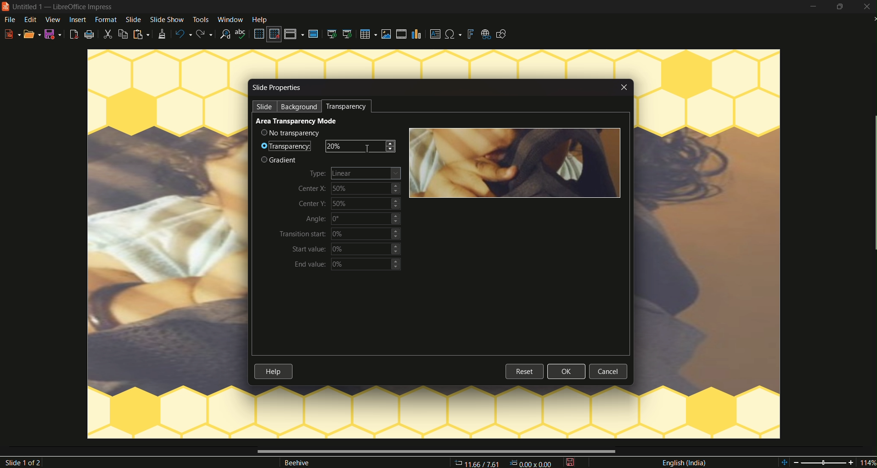 The height and width of the screenshot is (468, 877). I want to click on slide show, so click(166, 20).